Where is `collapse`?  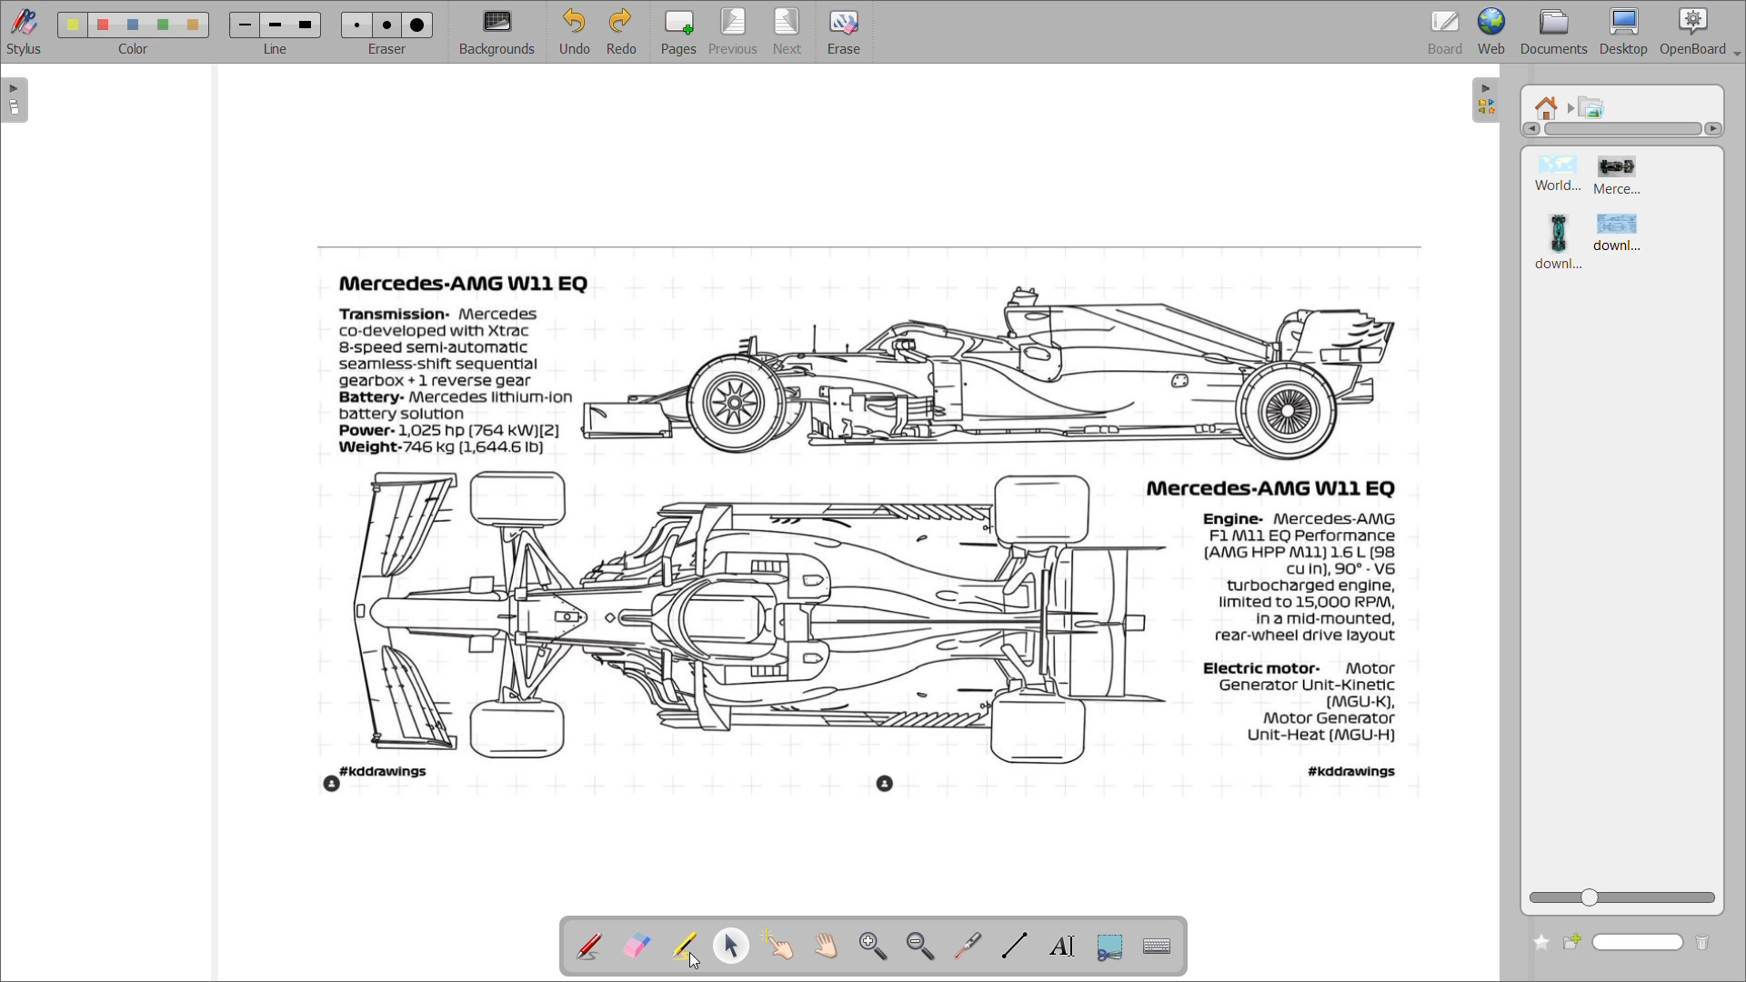 collapse is located at coordinates (1485, 101).